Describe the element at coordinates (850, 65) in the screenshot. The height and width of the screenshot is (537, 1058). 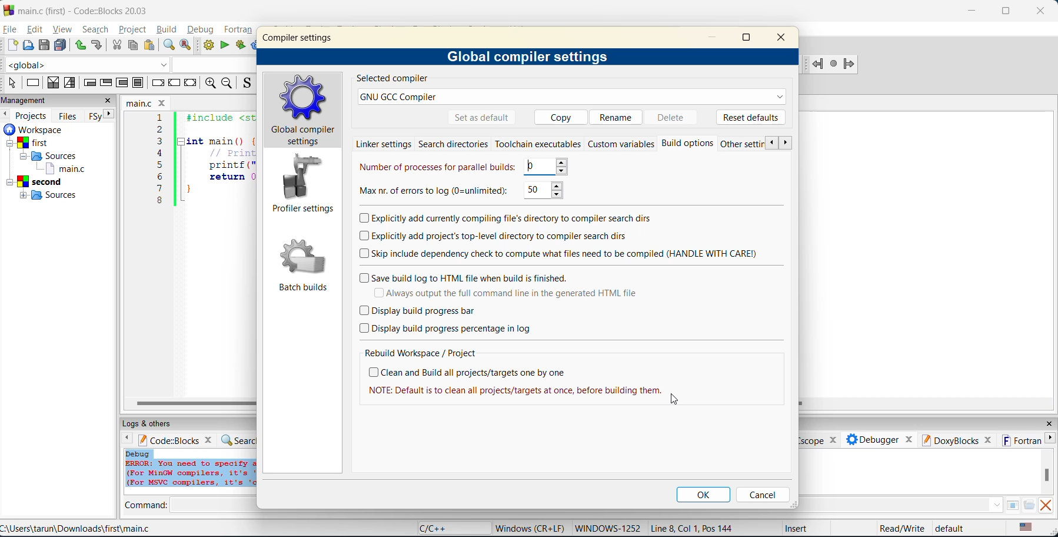
I see `jump forward` at that location.